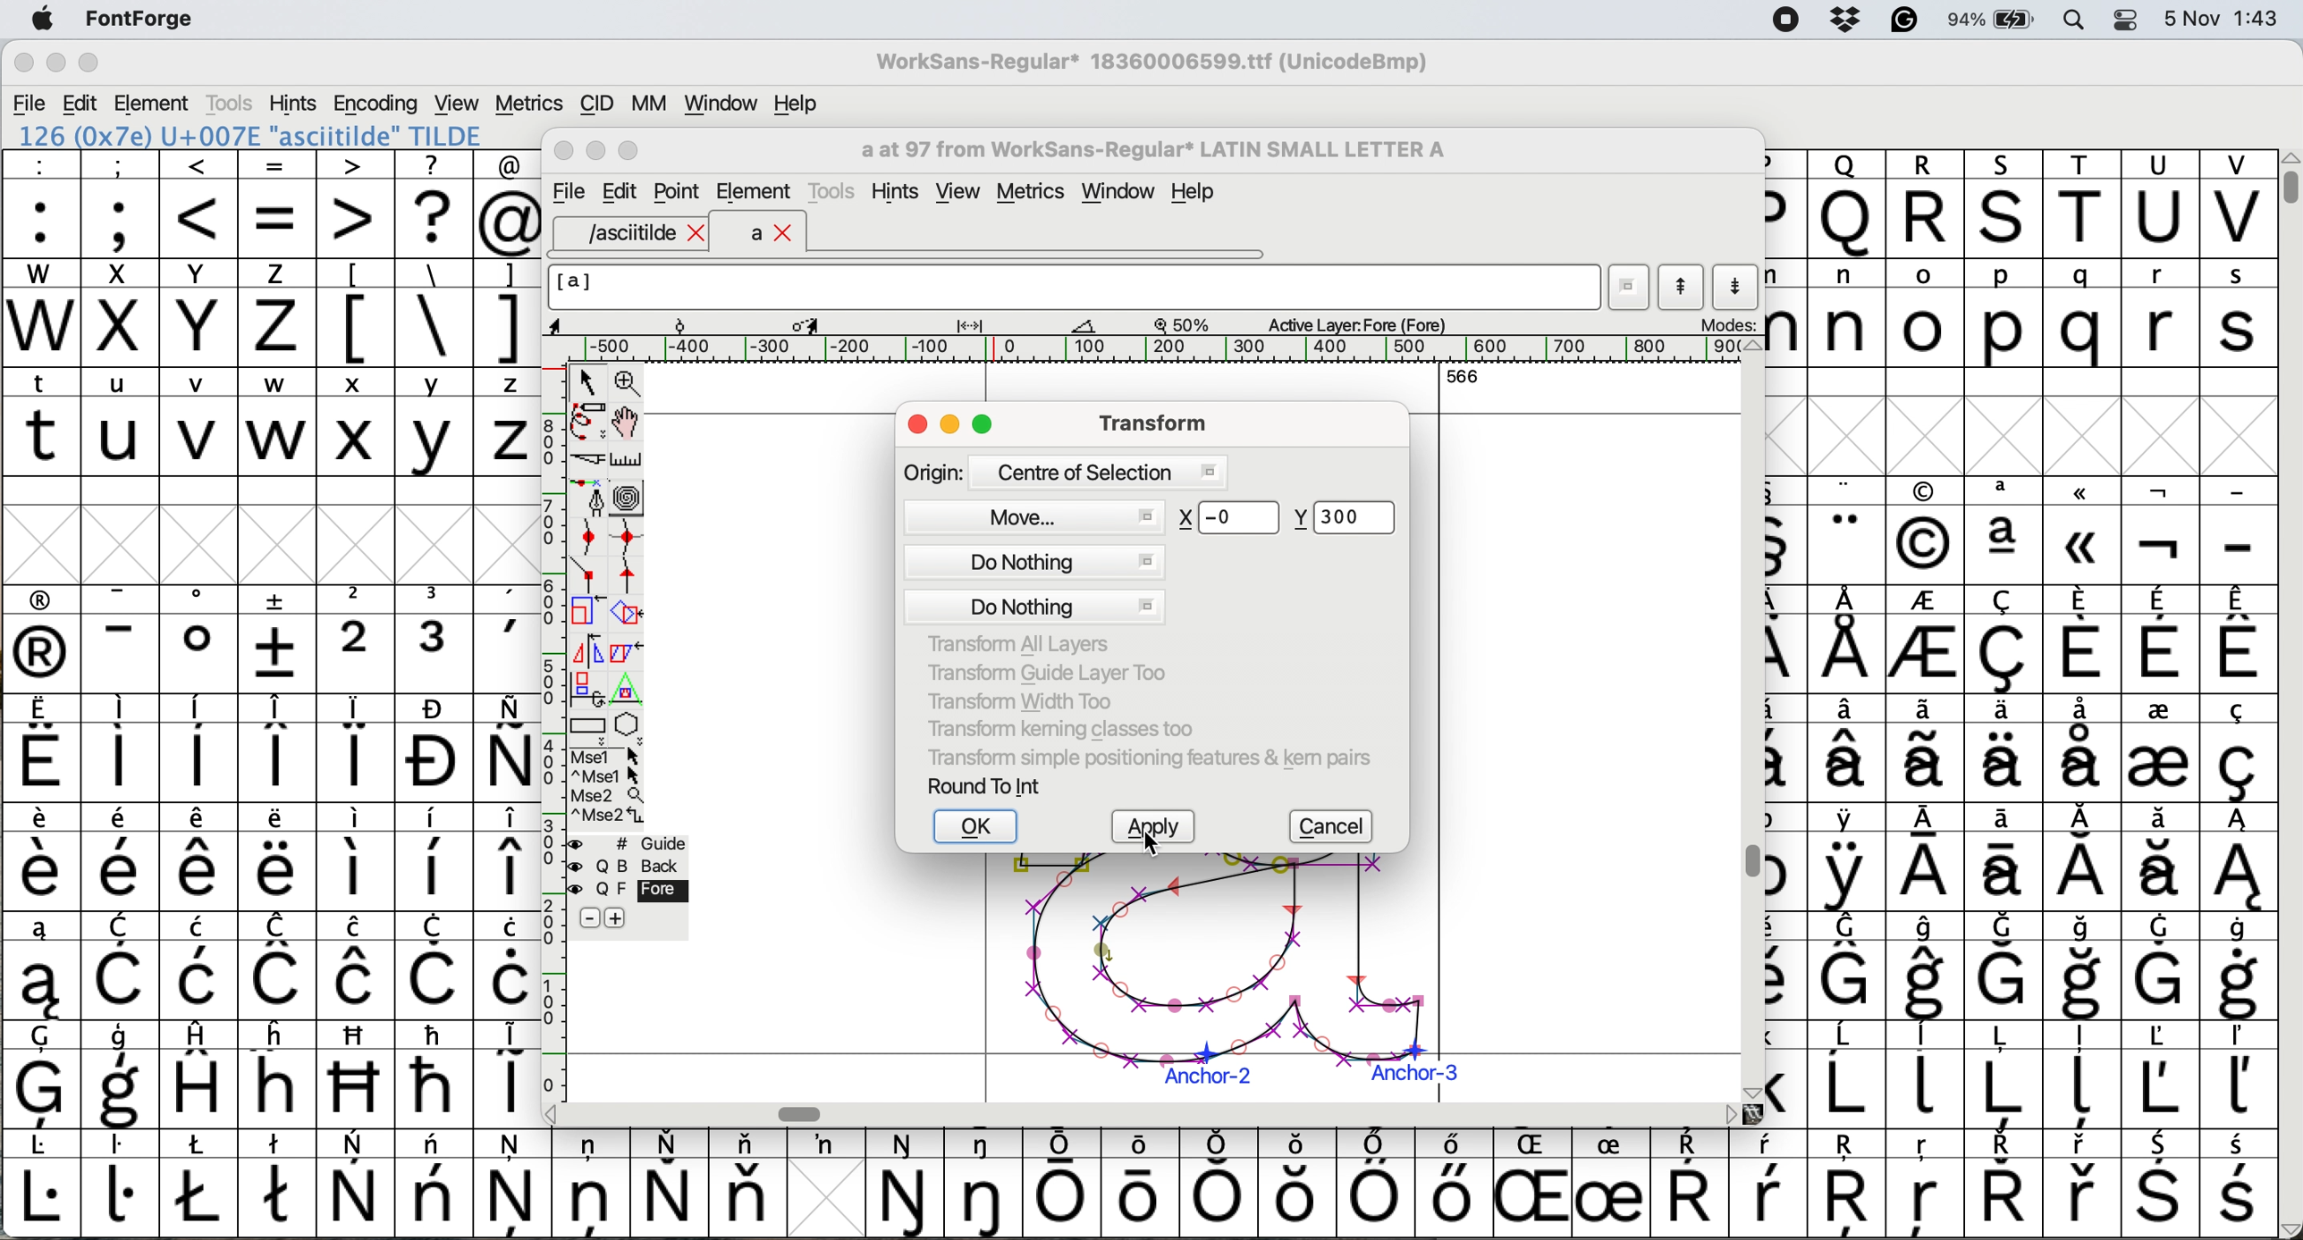  What do you see at coordinates (1927, 642) in the screenshot?
I see `symbol` at bounding box center [1927, 642].